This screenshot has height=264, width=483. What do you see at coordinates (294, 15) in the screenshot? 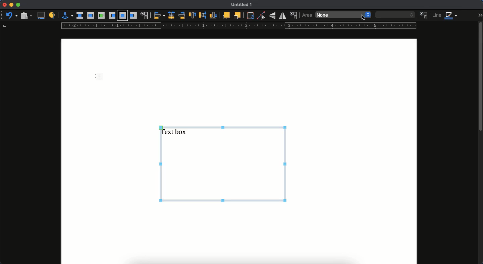
I see `position and size` at bounding box center [294, 15].